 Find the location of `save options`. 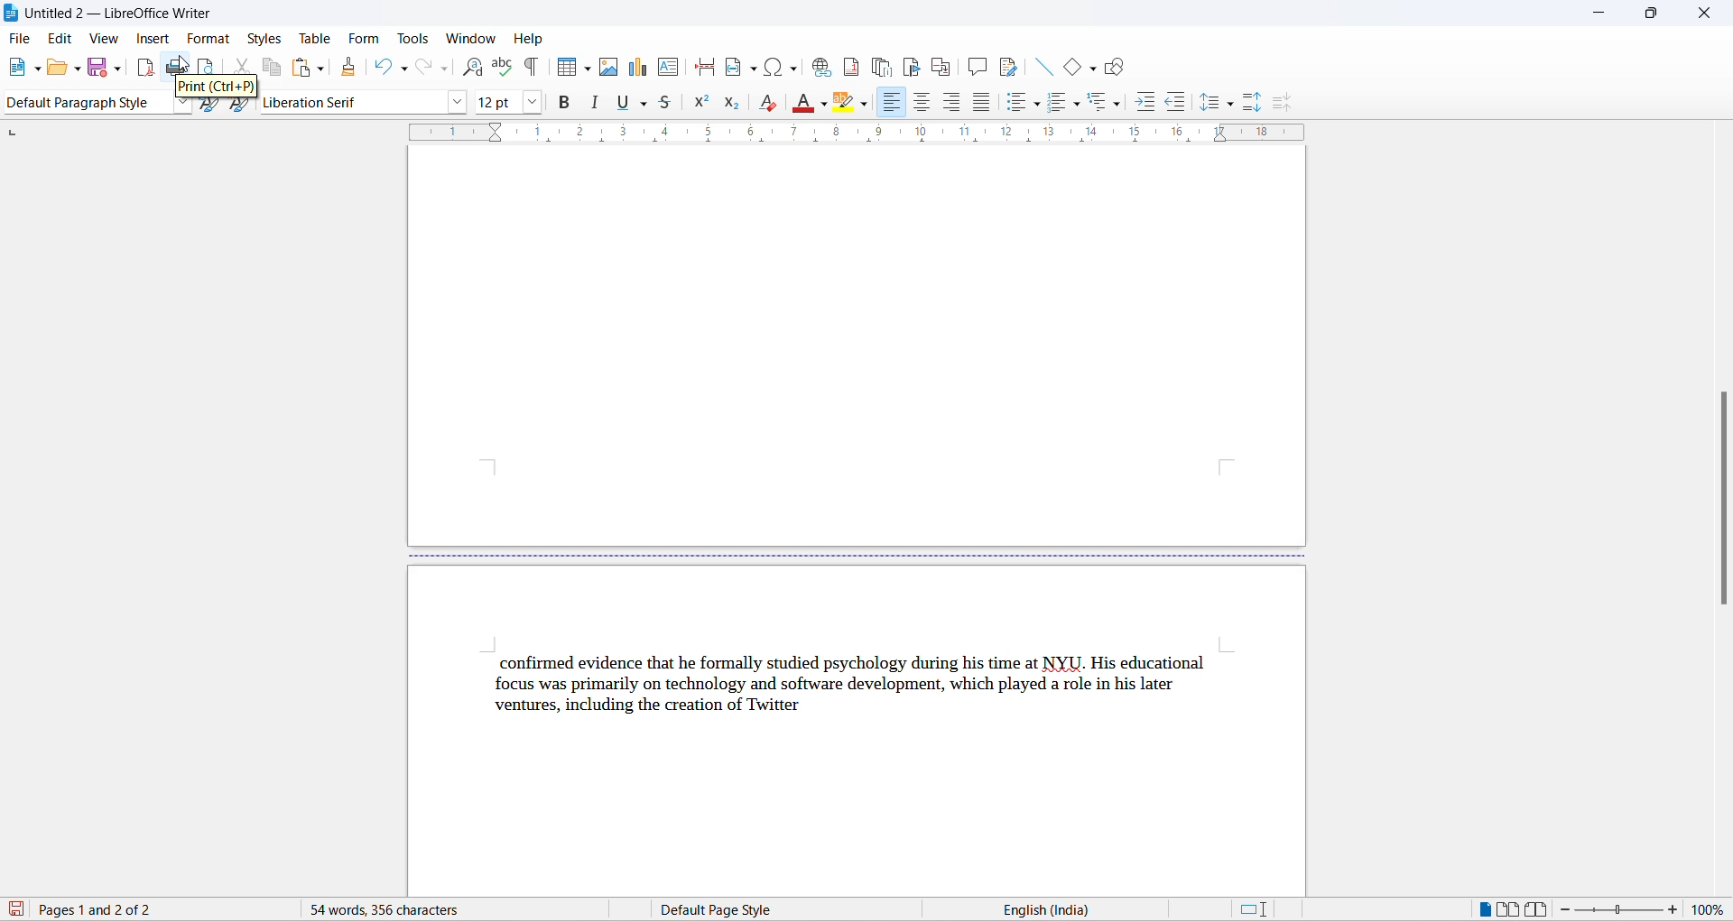

save options is located at coordinates (118, 67).